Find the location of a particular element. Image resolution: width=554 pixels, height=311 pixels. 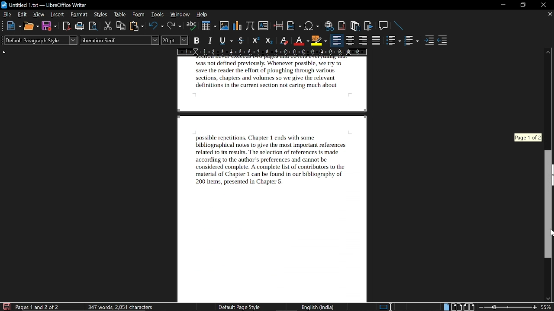

subscript is located at coordinates (270, 41).